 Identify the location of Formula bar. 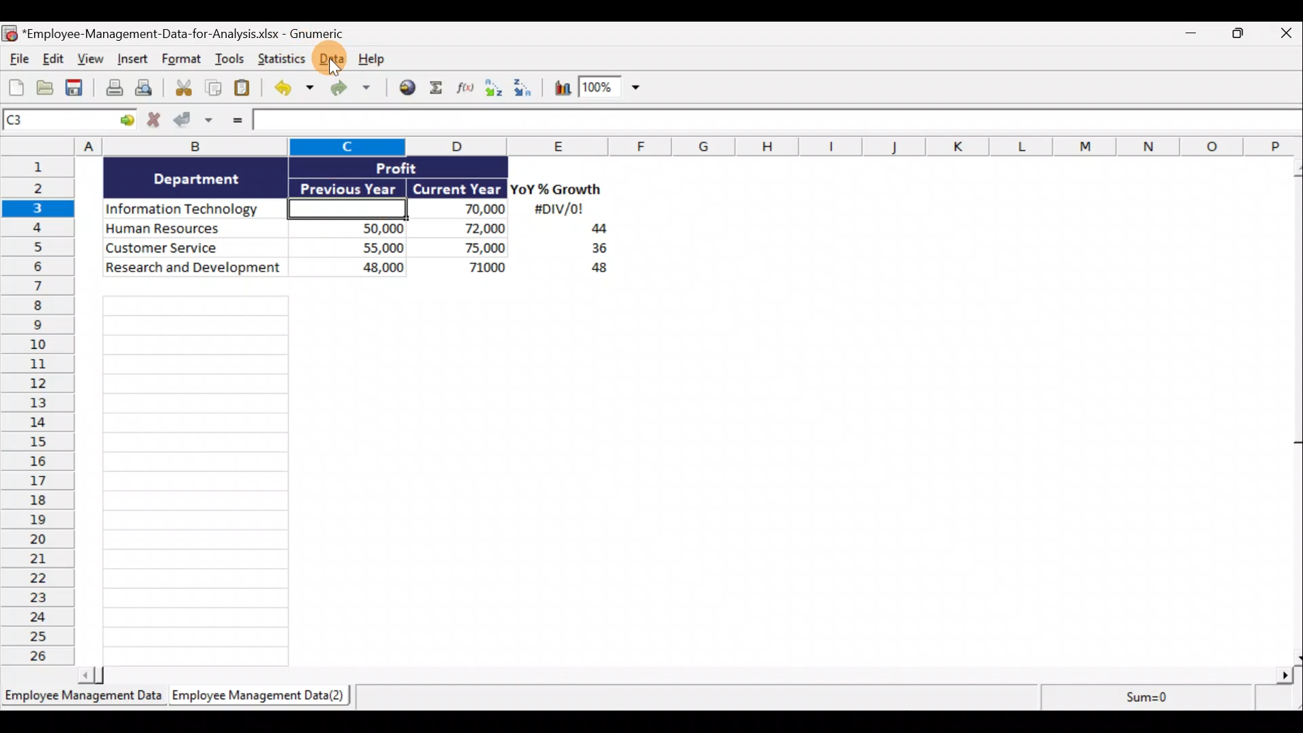
(776, 124).